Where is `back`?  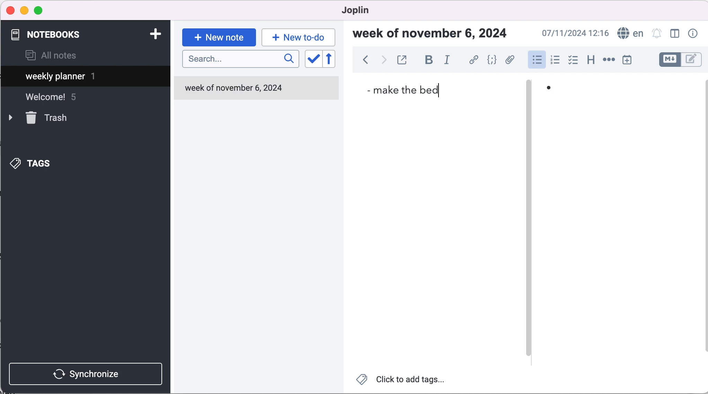
back is located at coordinates (365, 62).